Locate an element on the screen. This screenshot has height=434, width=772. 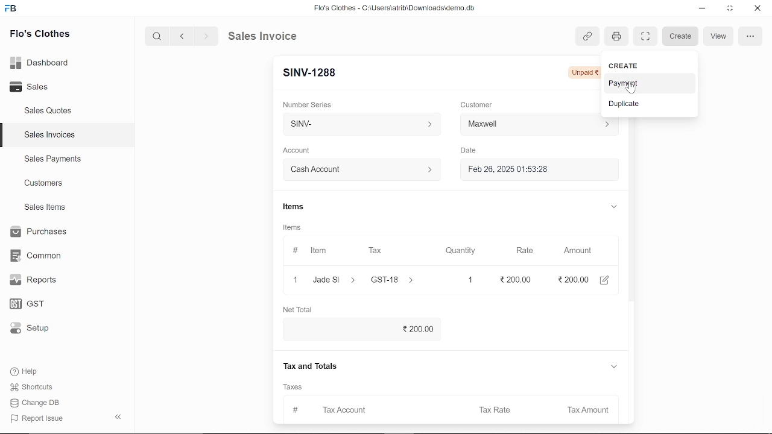
Setup is located at coordinates (38, 329).